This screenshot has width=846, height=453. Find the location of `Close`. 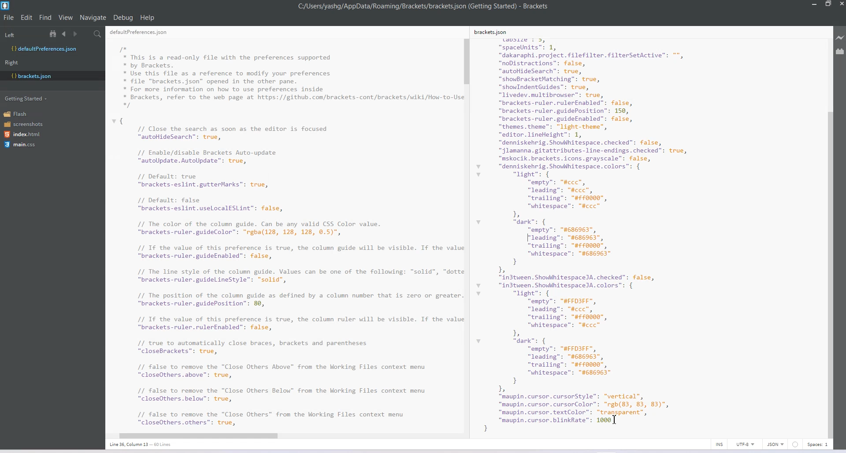

Close is located at coordinates (841, 5).